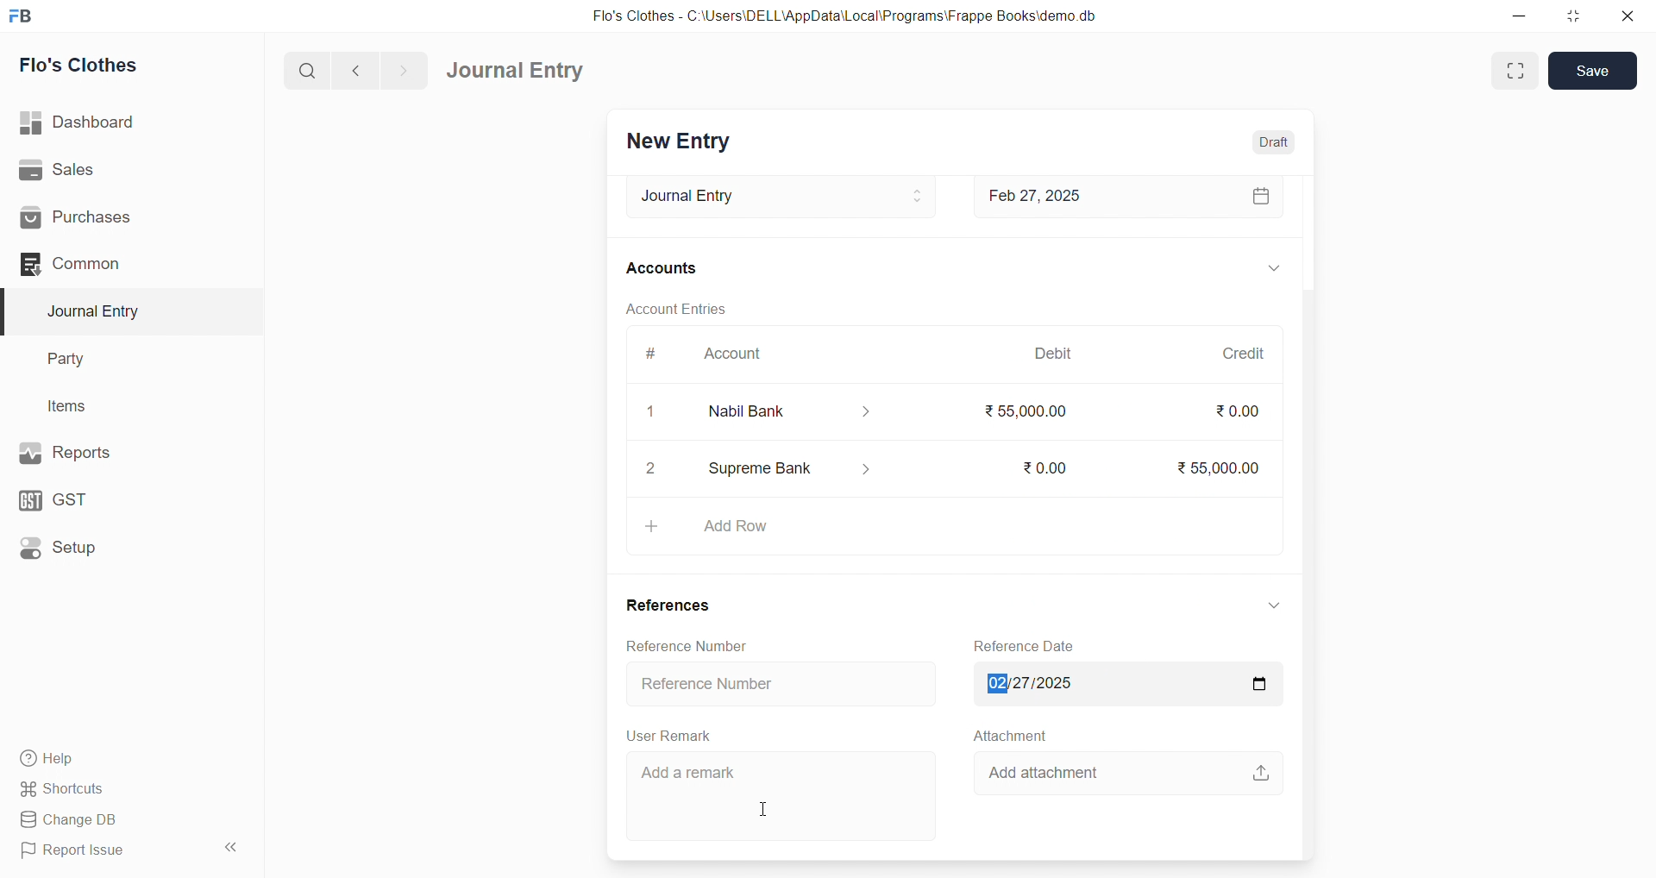  Describe the element at coordinates (27, 15) in the screenshot. I see `logo` at that location.